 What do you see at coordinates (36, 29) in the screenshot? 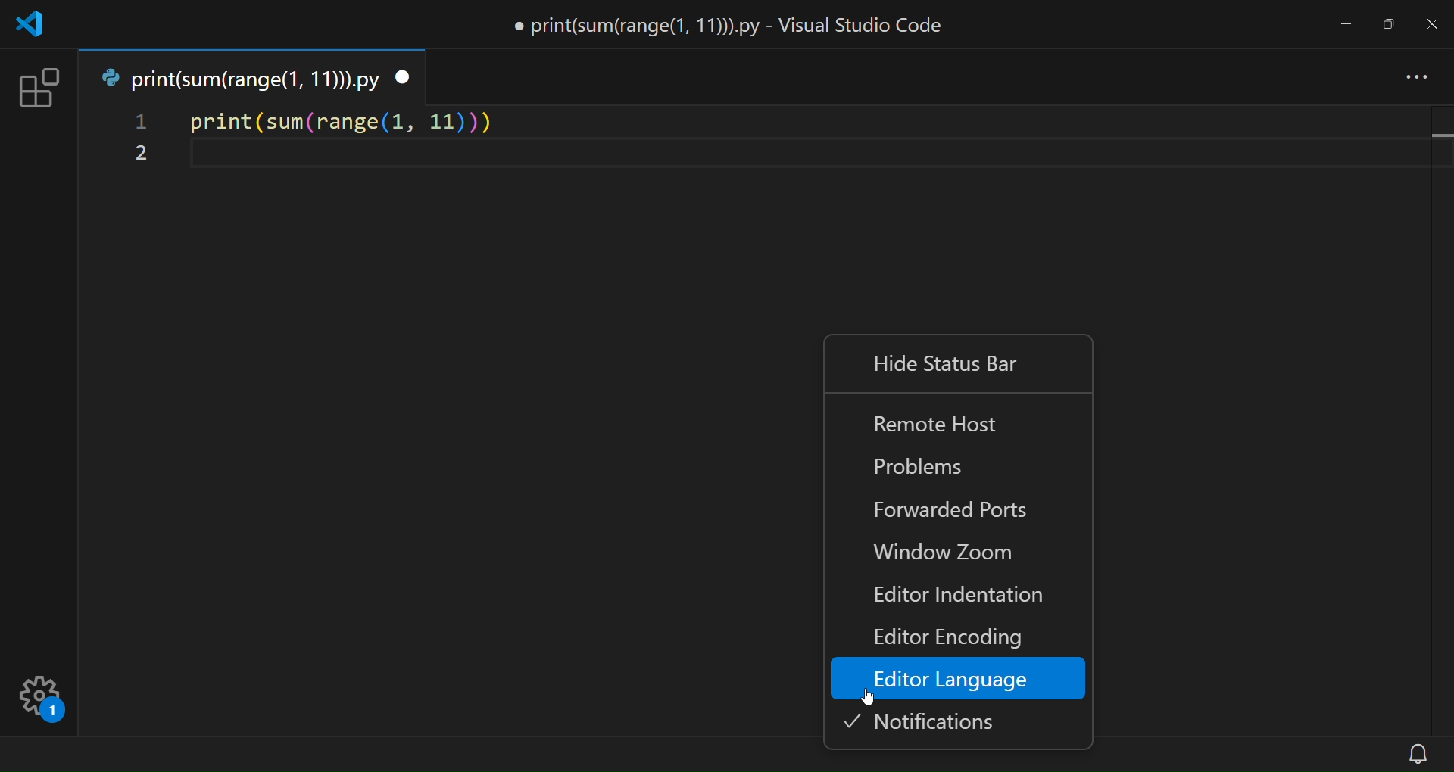
I see `VSCode logo` at bounding box center [36, 29].